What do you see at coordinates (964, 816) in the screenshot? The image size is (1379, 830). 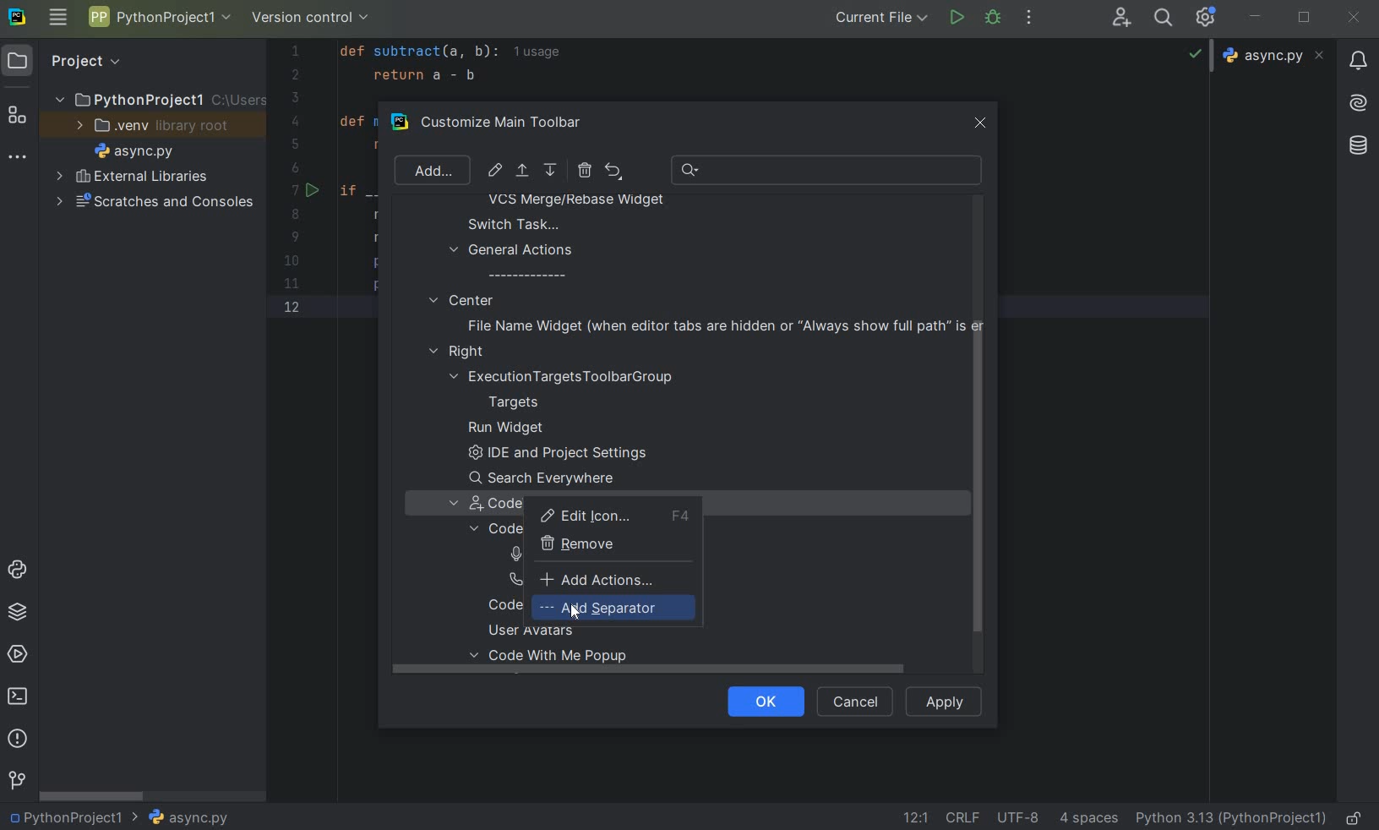 I see `LINE SEPARATOR` at bounding box center [964, 816].